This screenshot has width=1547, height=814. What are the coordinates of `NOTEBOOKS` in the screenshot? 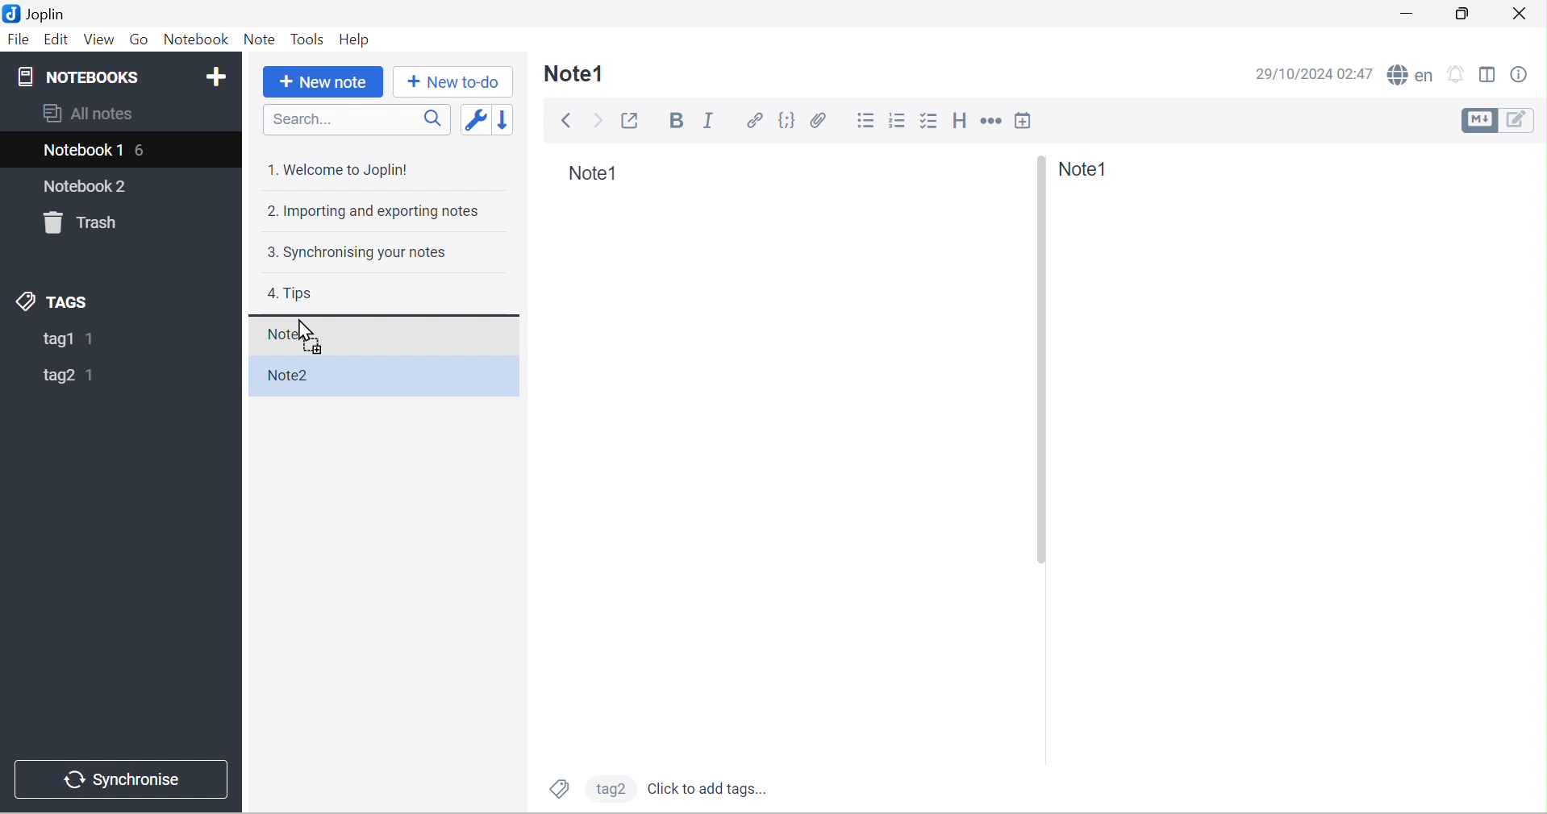 It's located at (78, 77).